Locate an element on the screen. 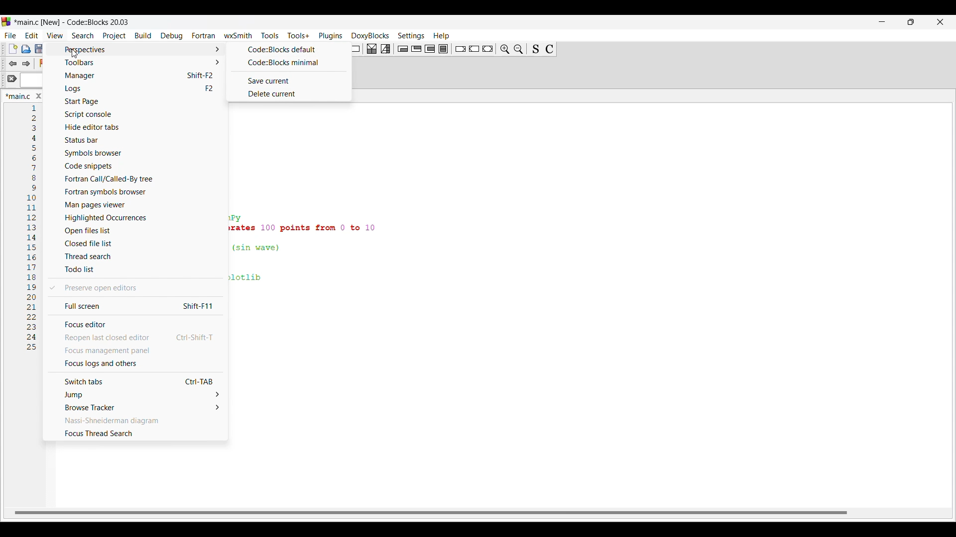 This screenshot has width=956, height=537. File menu is located at coordinates (10, 36).